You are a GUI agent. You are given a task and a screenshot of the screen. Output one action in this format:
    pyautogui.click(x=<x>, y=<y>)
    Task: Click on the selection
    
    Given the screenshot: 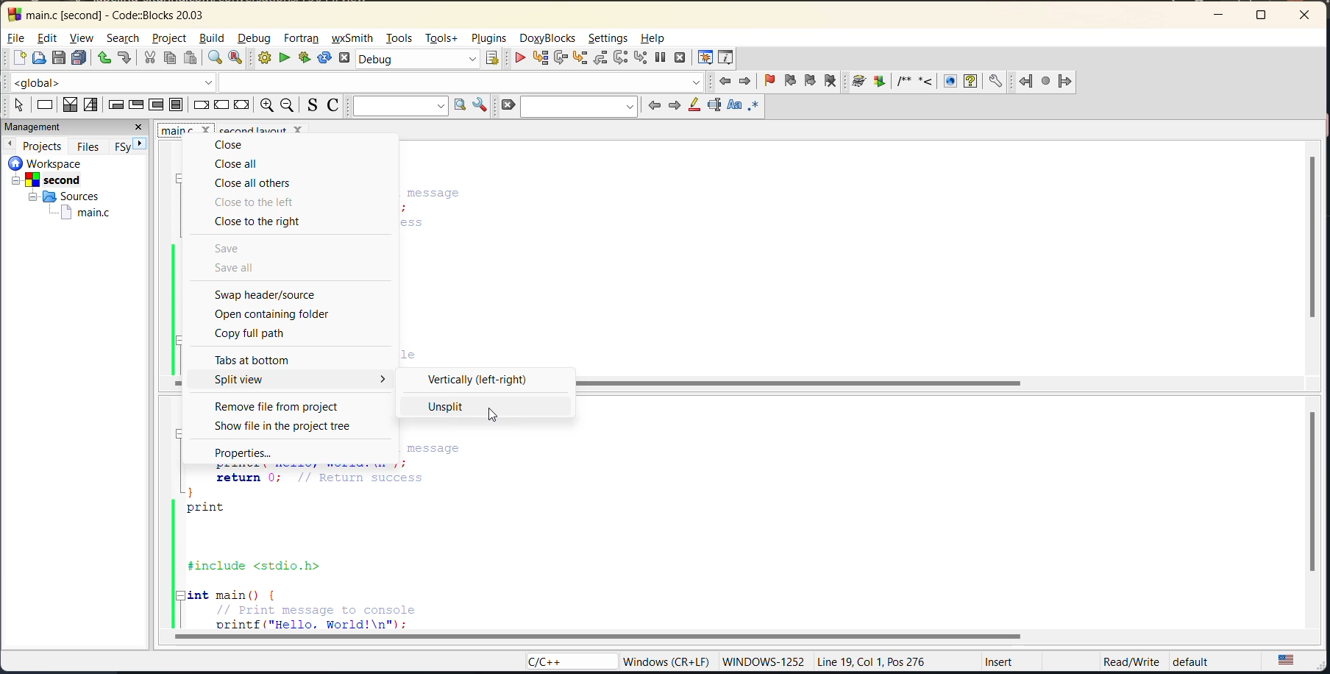 What is the action you would take?
    pyautogui.click(x=90, y=104)
    